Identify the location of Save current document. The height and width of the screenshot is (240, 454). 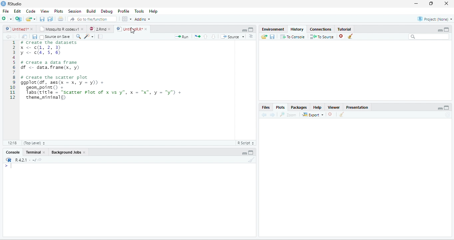
(35, 37).